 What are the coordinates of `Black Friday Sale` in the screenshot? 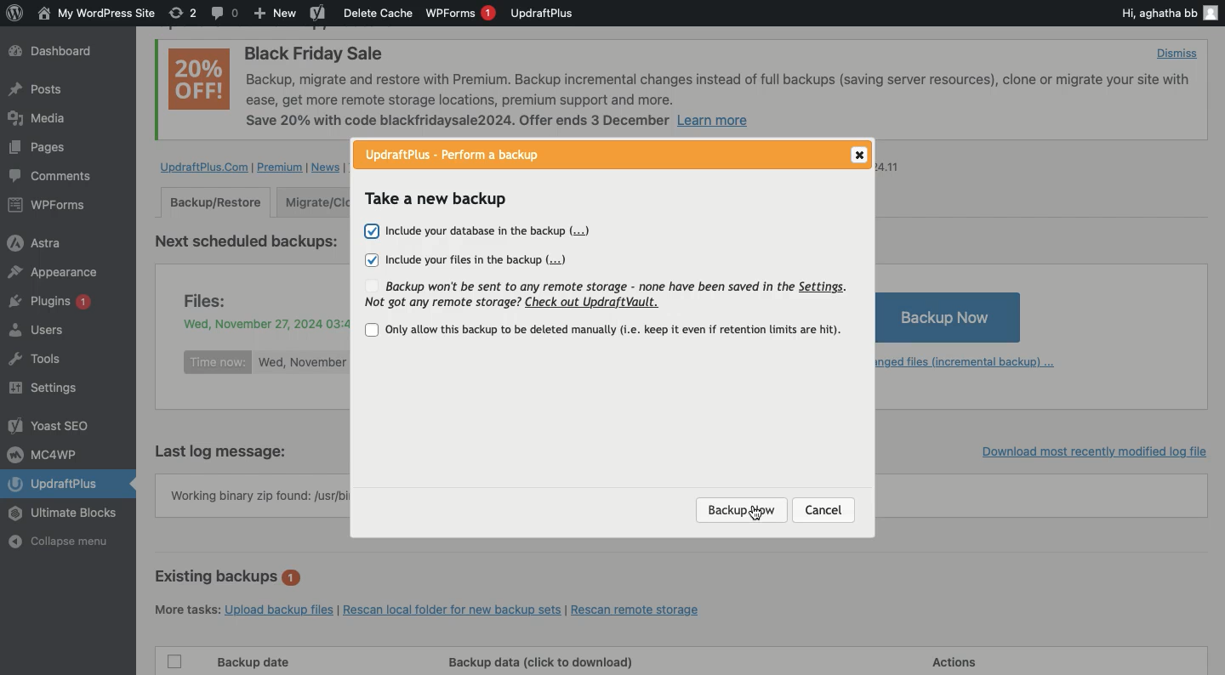 It's located at (316, 55).